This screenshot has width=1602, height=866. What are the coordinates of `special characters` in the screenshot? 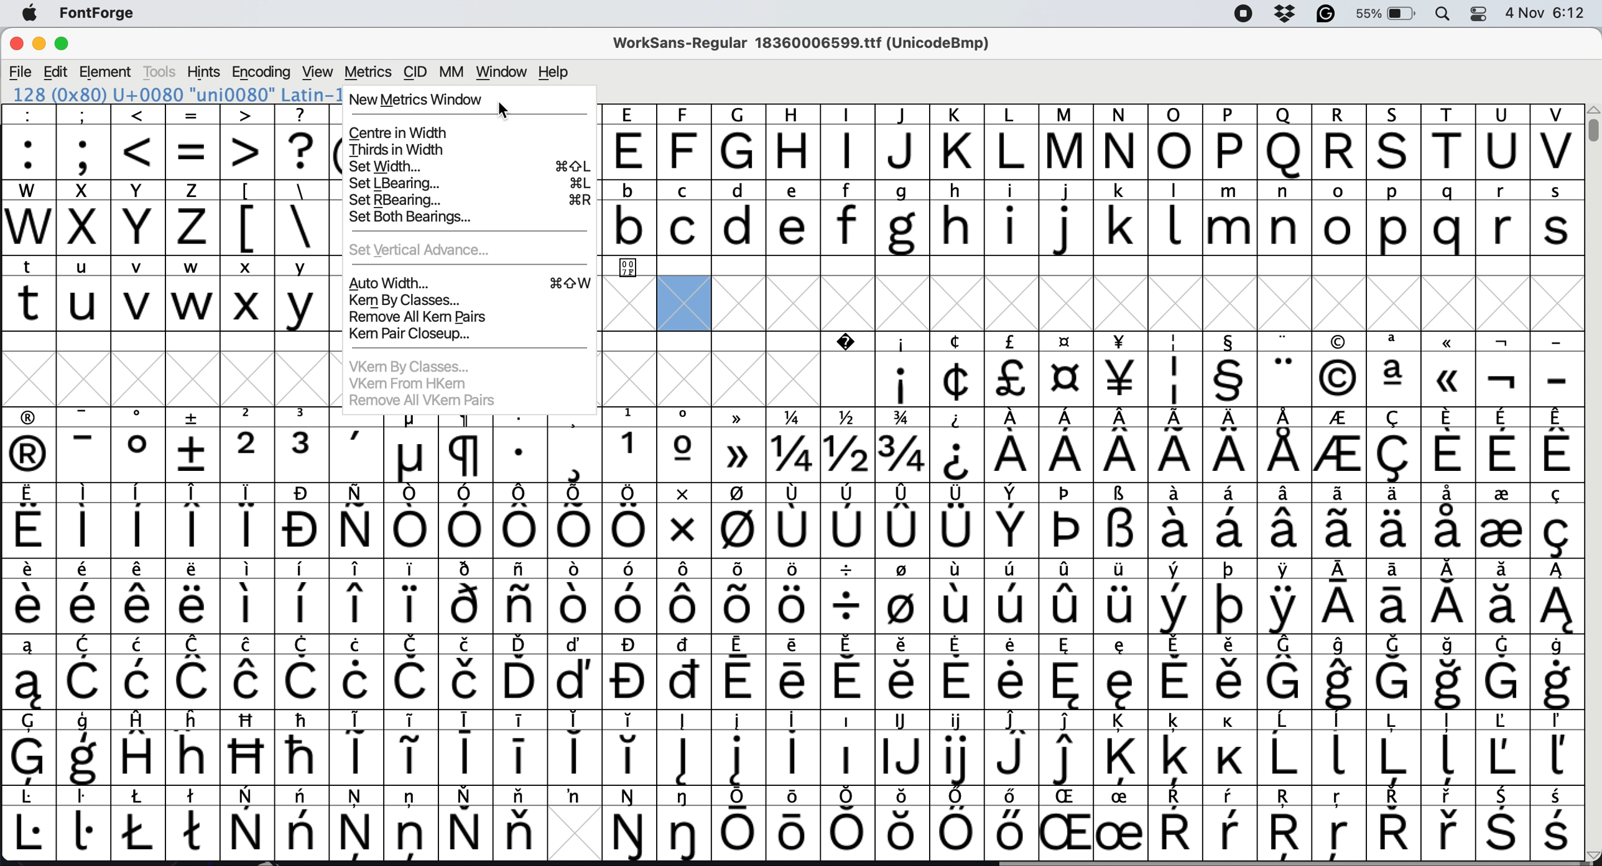 It's located at (279, 227).